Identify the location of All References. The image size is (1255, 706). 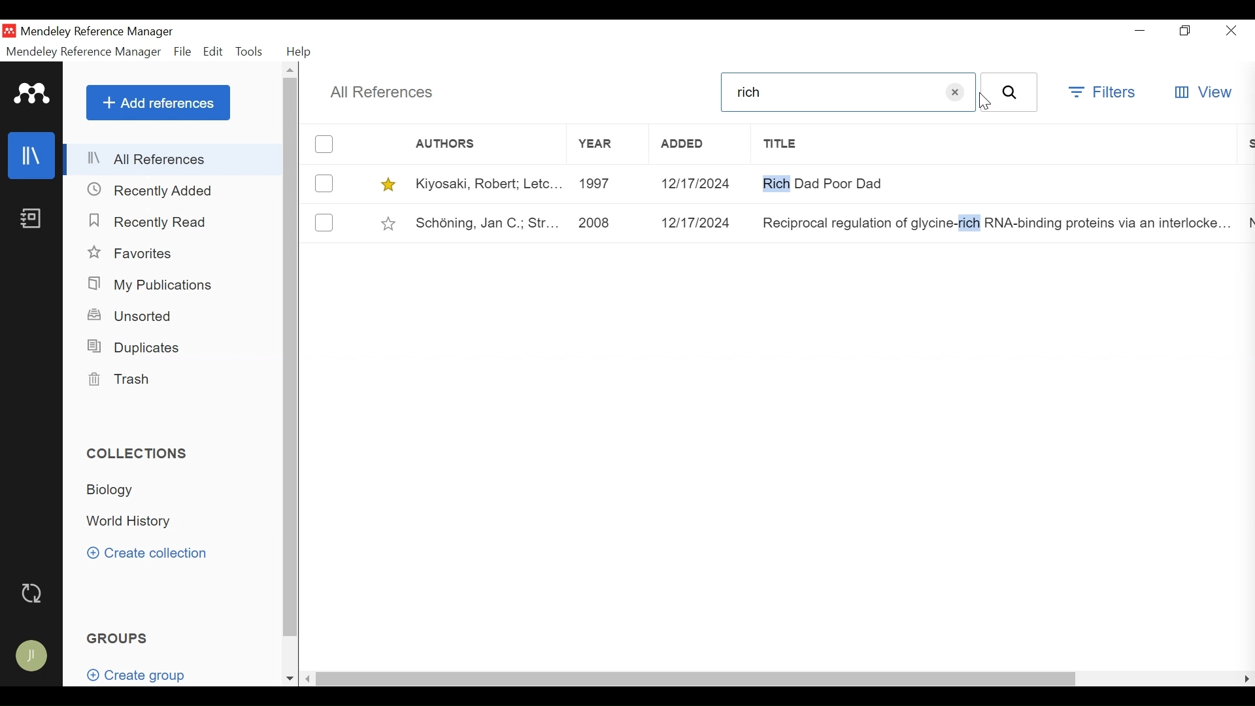
(174, 158).